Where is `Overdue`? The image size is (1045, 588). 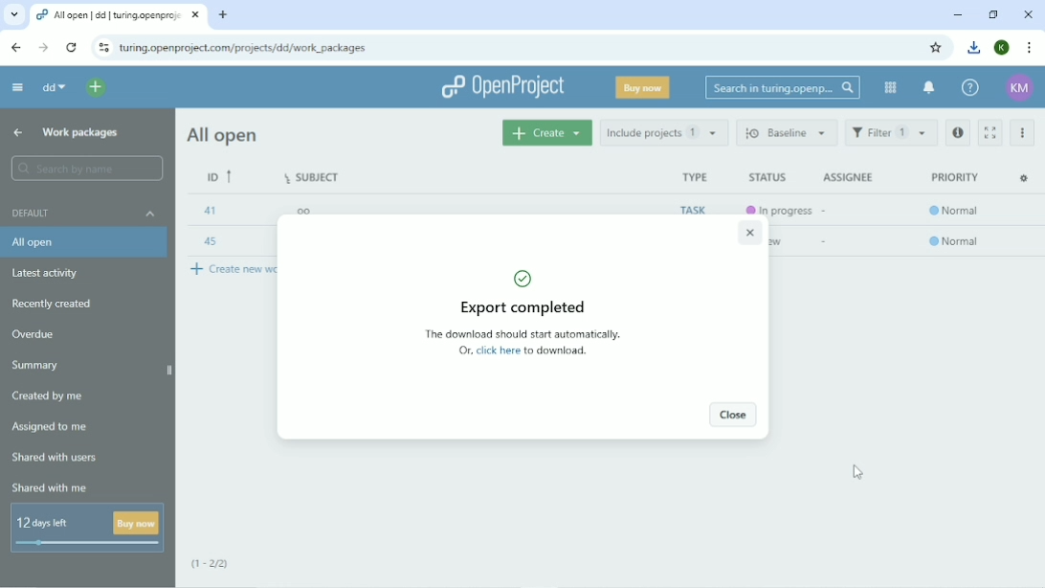 Overdue is located at coordinates (33, 334).